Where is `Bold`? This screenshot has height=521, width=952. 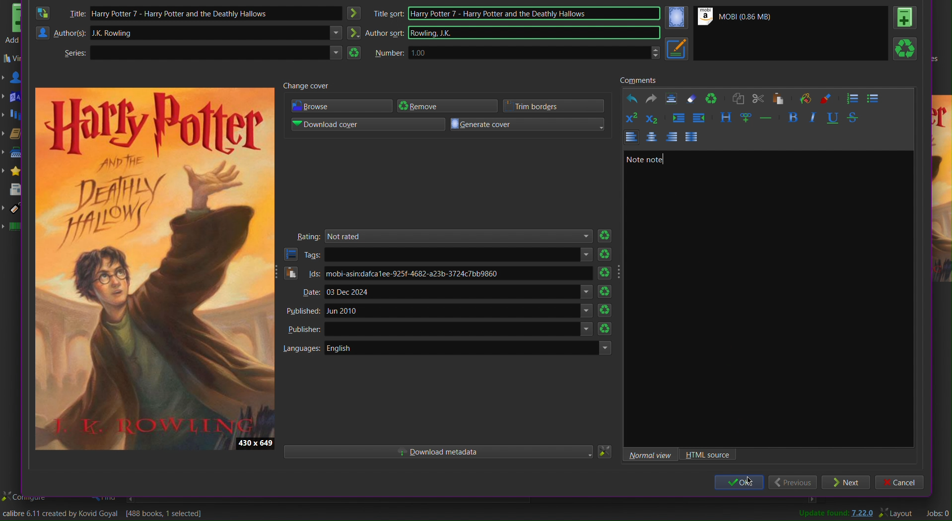
Bold is located at coordinates (794, 117).